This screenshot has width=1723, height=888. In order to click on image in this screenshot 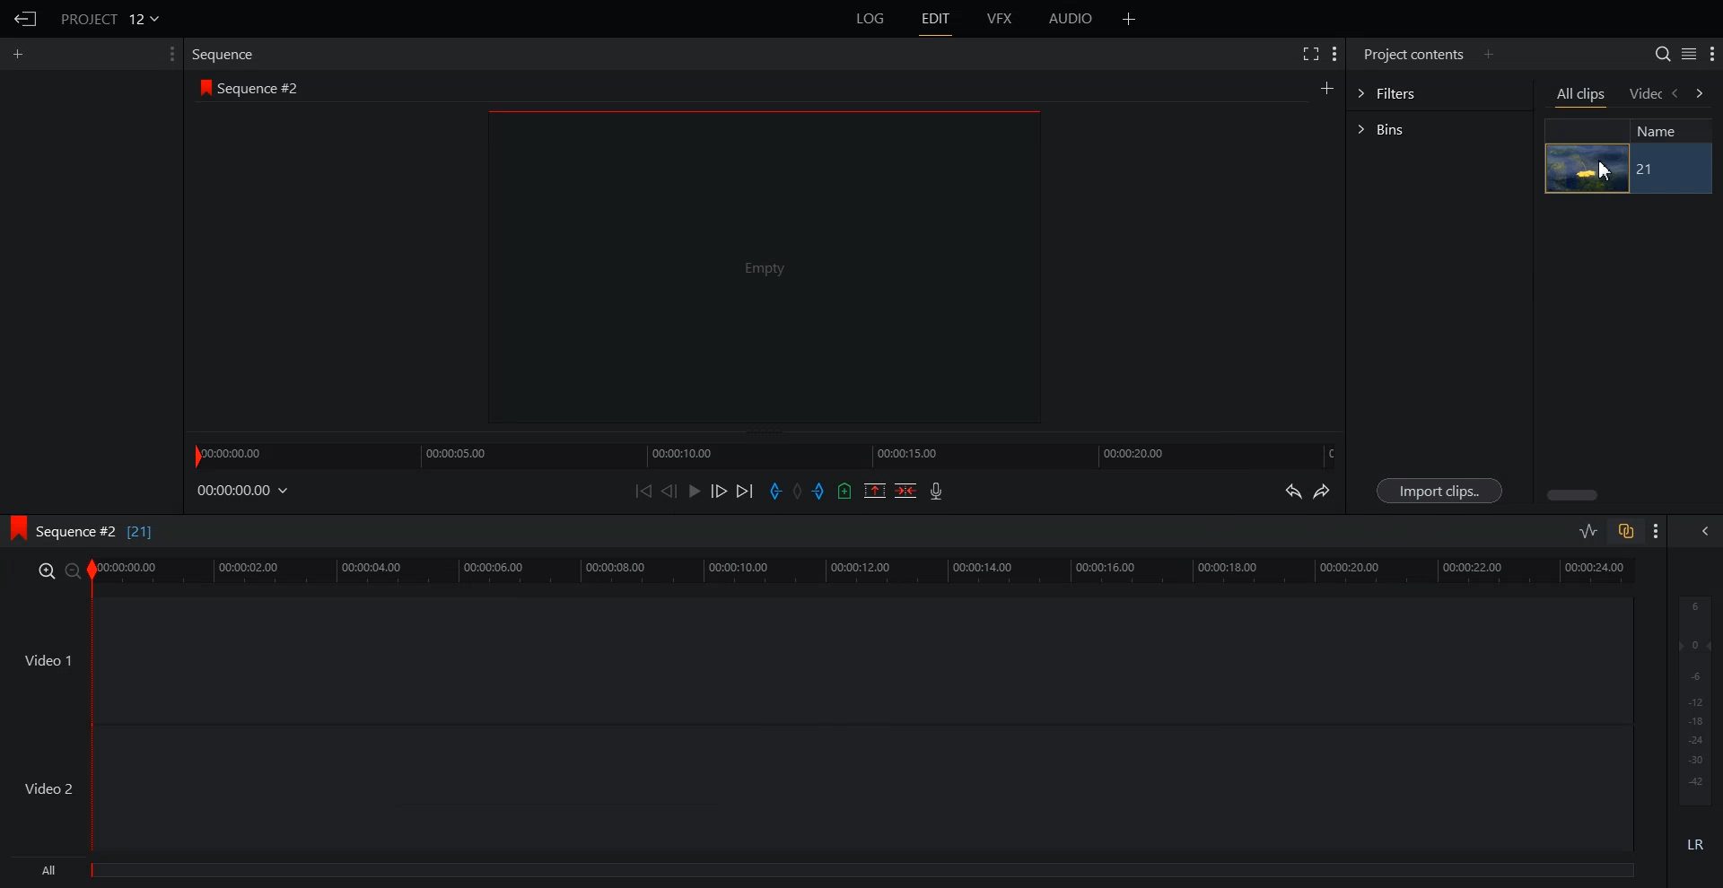, I will do `click(1587, 169)`.